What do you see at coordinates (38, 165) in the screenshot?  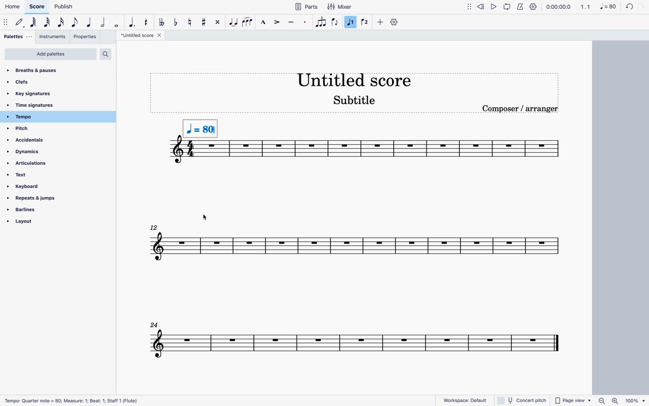 I see `articulations` at bounding box center [38, 165].